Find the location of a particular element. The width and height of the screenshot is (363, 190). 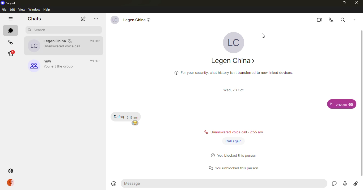

group is located at coordinates (54, 66).